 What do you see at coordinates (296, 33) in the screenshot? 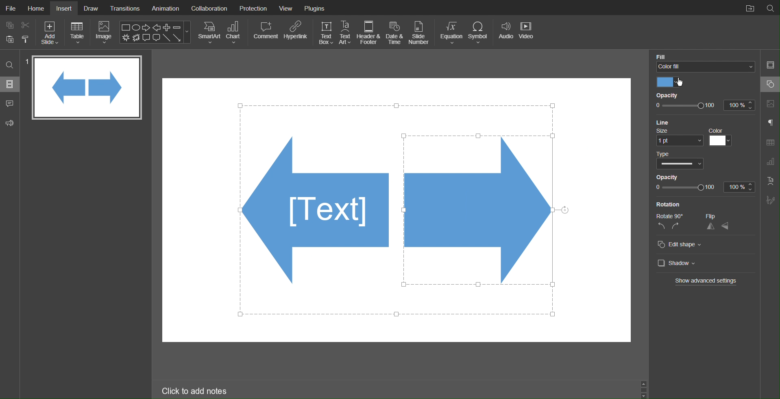
I see `Hyperlink` at bounding box center [296, 33].